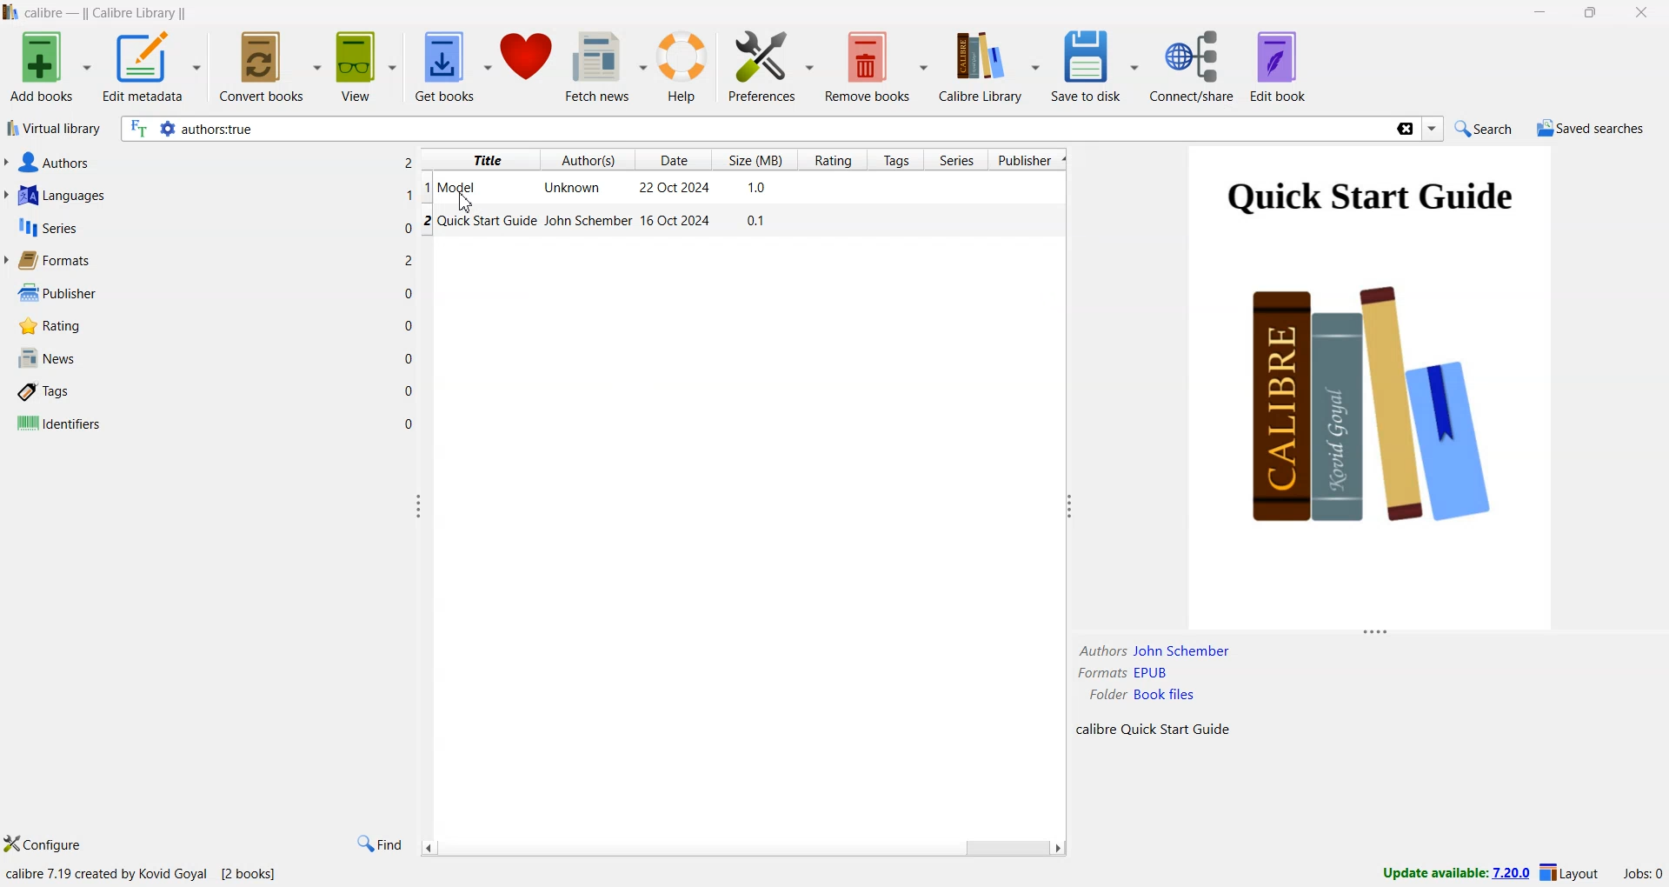 Image resolution: width=1669 pixels, height=887 pixels. What do you see at coordinates (771, 67) in the screenshot?
I see `preferences` at bounding box center [771, 67].